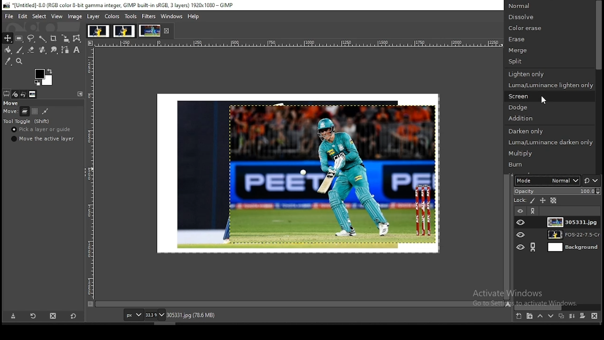  I want to click on link, so click(534, 212).